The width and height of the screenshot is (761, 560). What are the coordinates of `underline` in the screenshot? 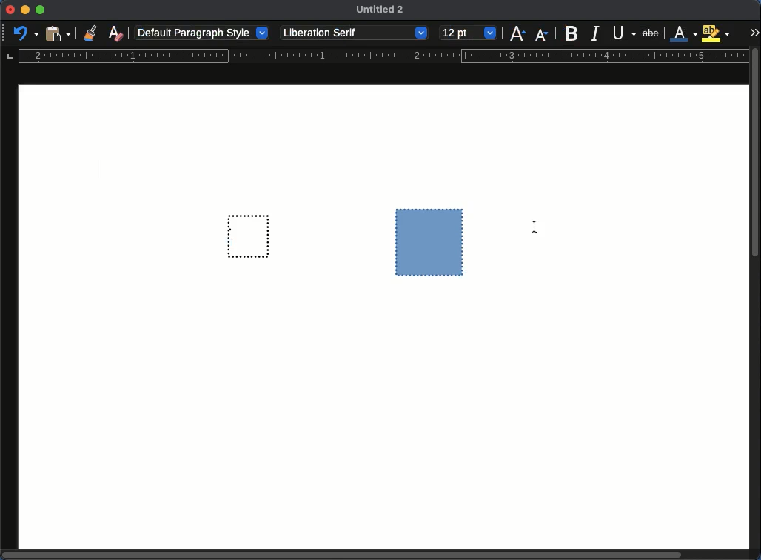 It's located at (625, 35).